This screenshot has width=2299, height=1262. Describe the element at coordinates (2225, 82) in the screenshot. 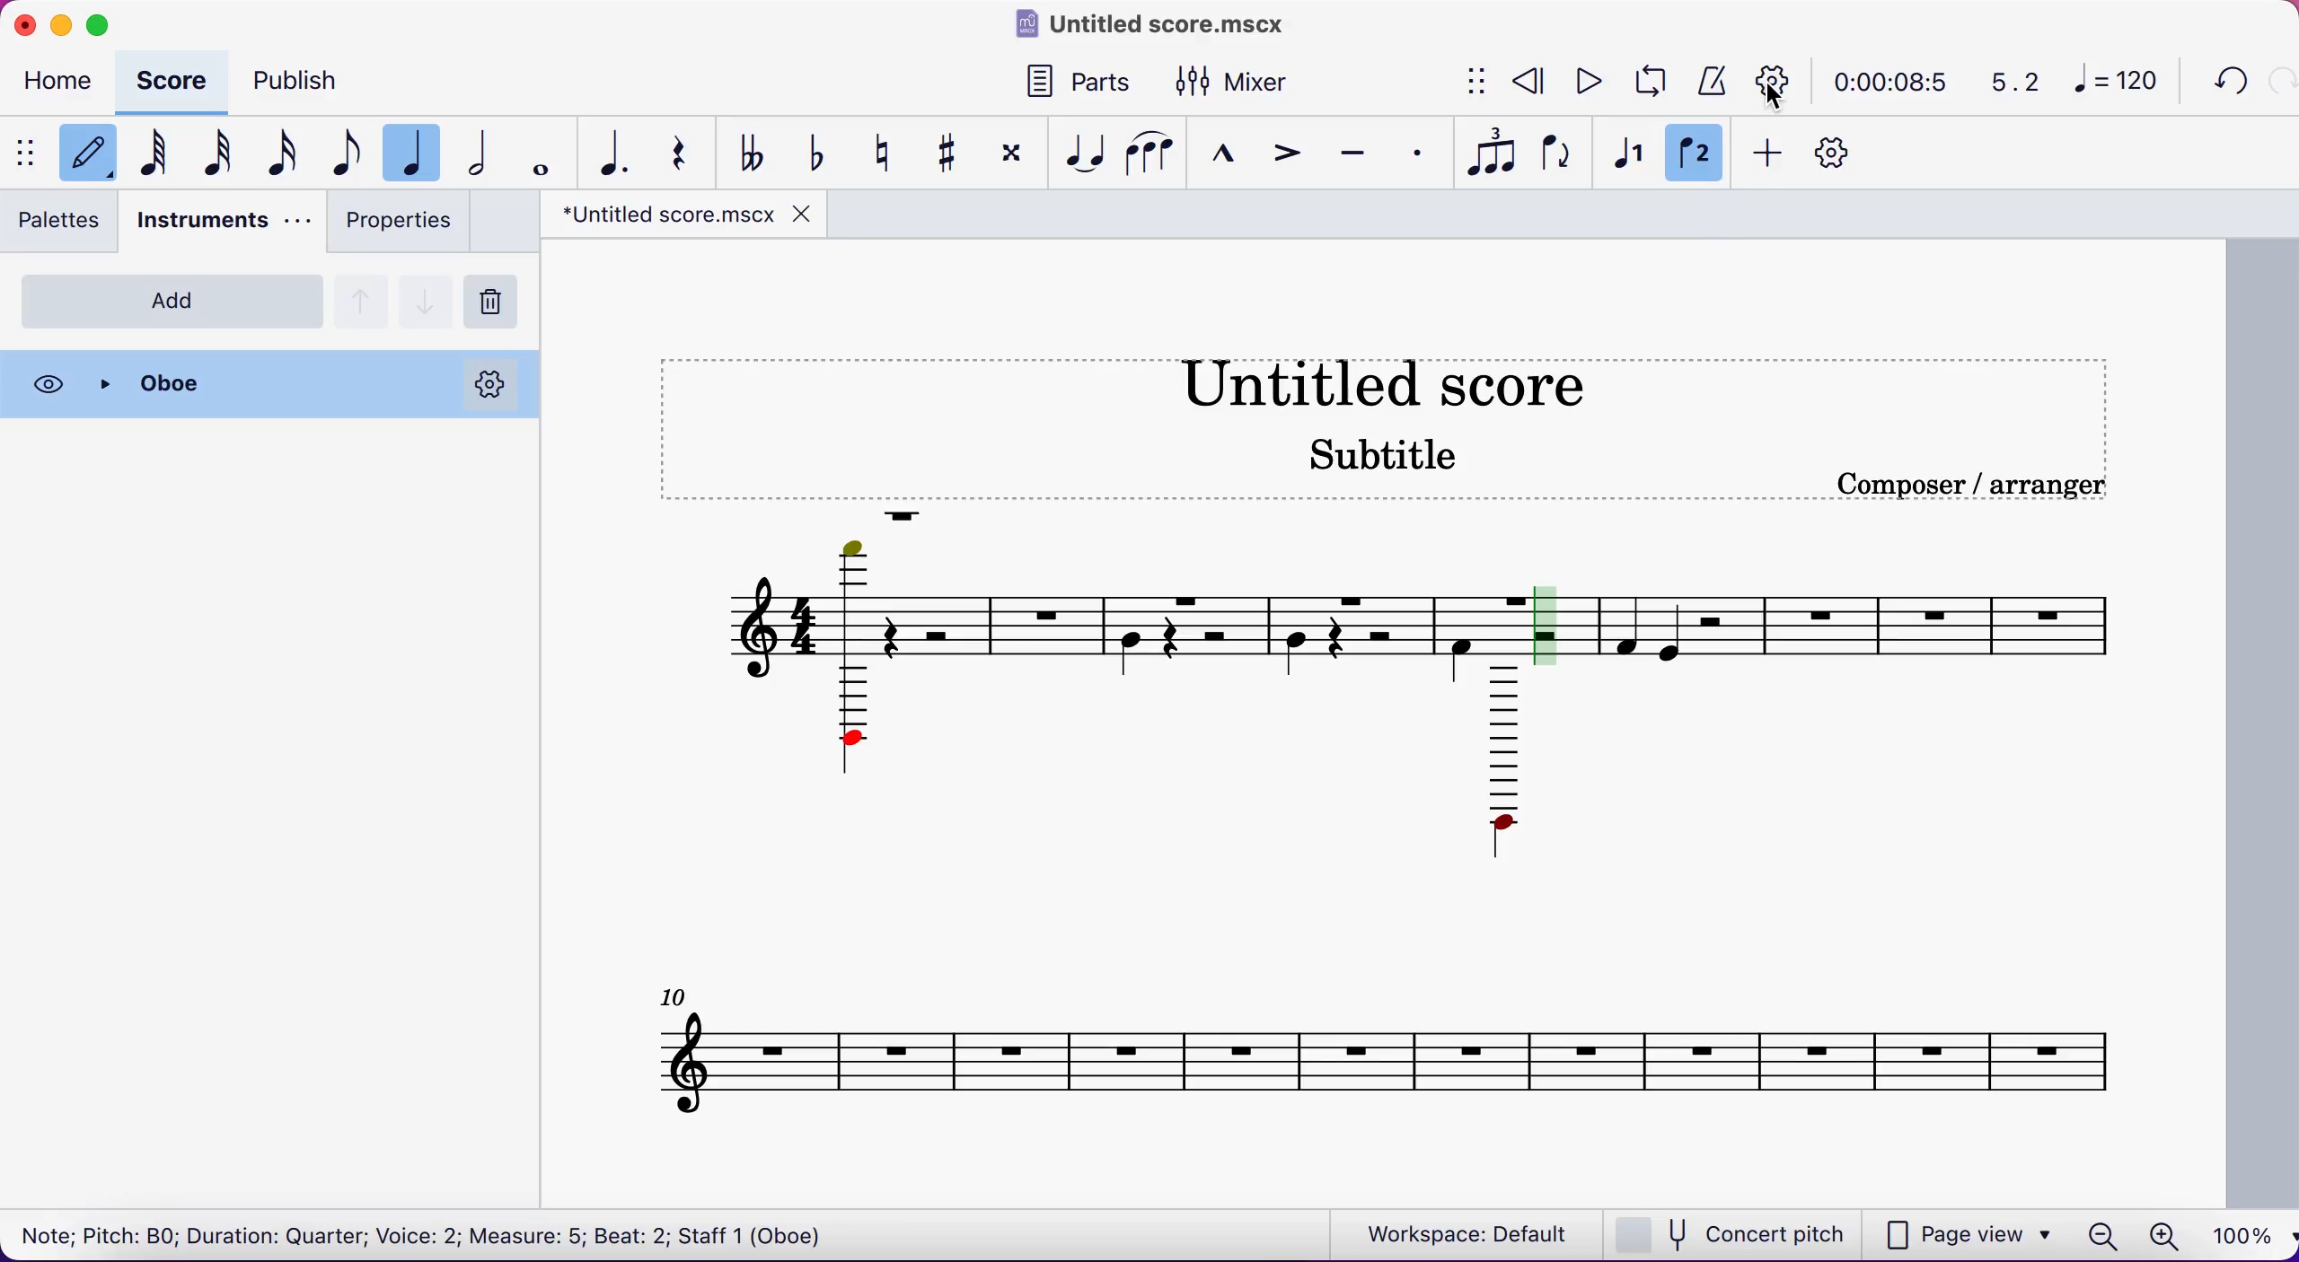

I see `undp` at that location.